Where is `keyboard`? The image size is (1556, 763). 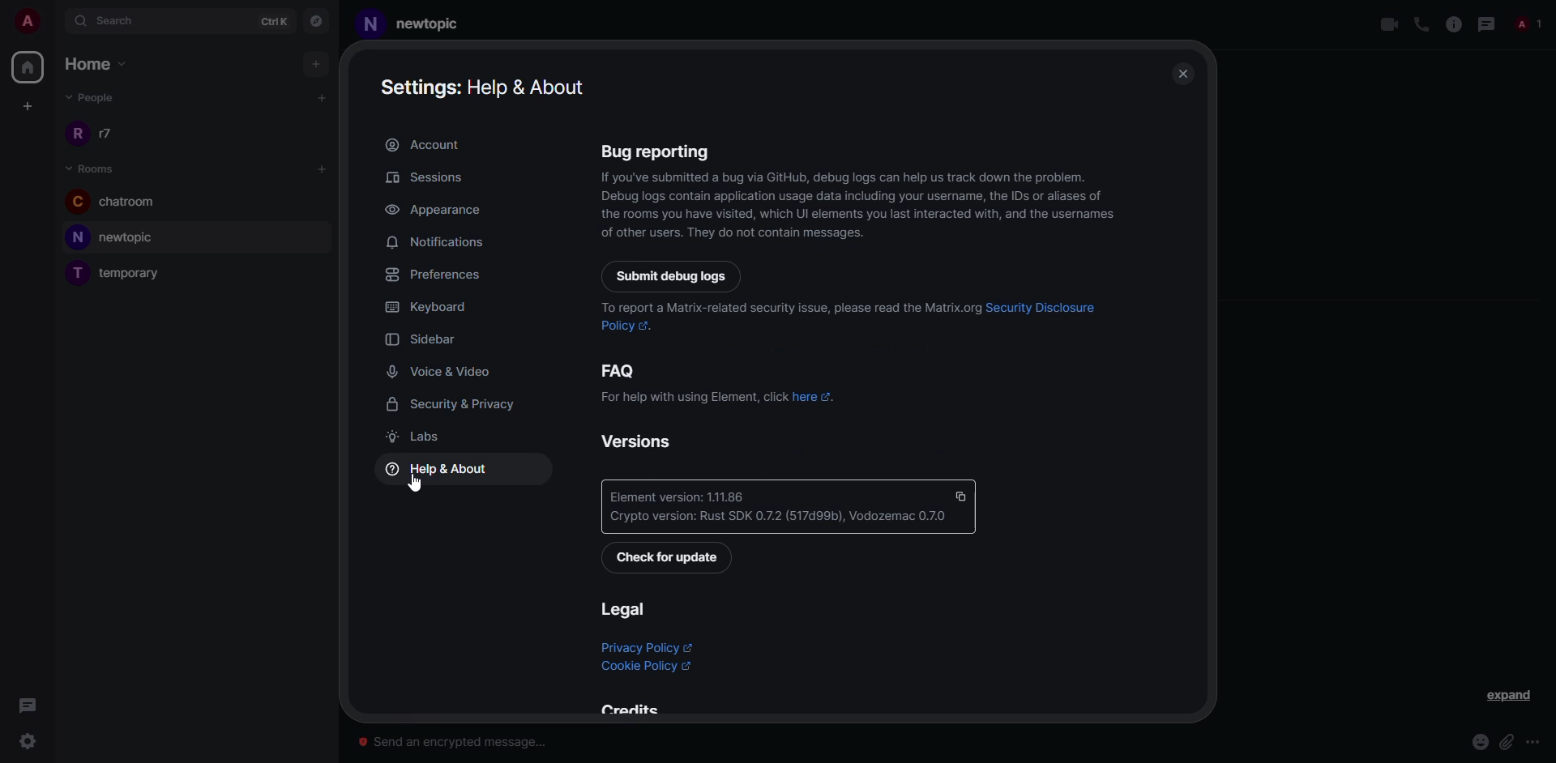 keyboard is located at coordinates (430, 307).